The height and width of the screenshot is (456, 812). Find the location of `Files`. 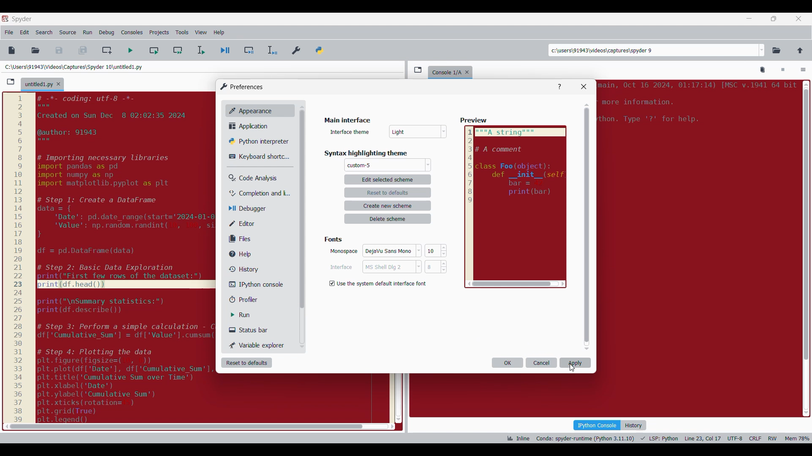

Files is located at coordinates (242, 239).